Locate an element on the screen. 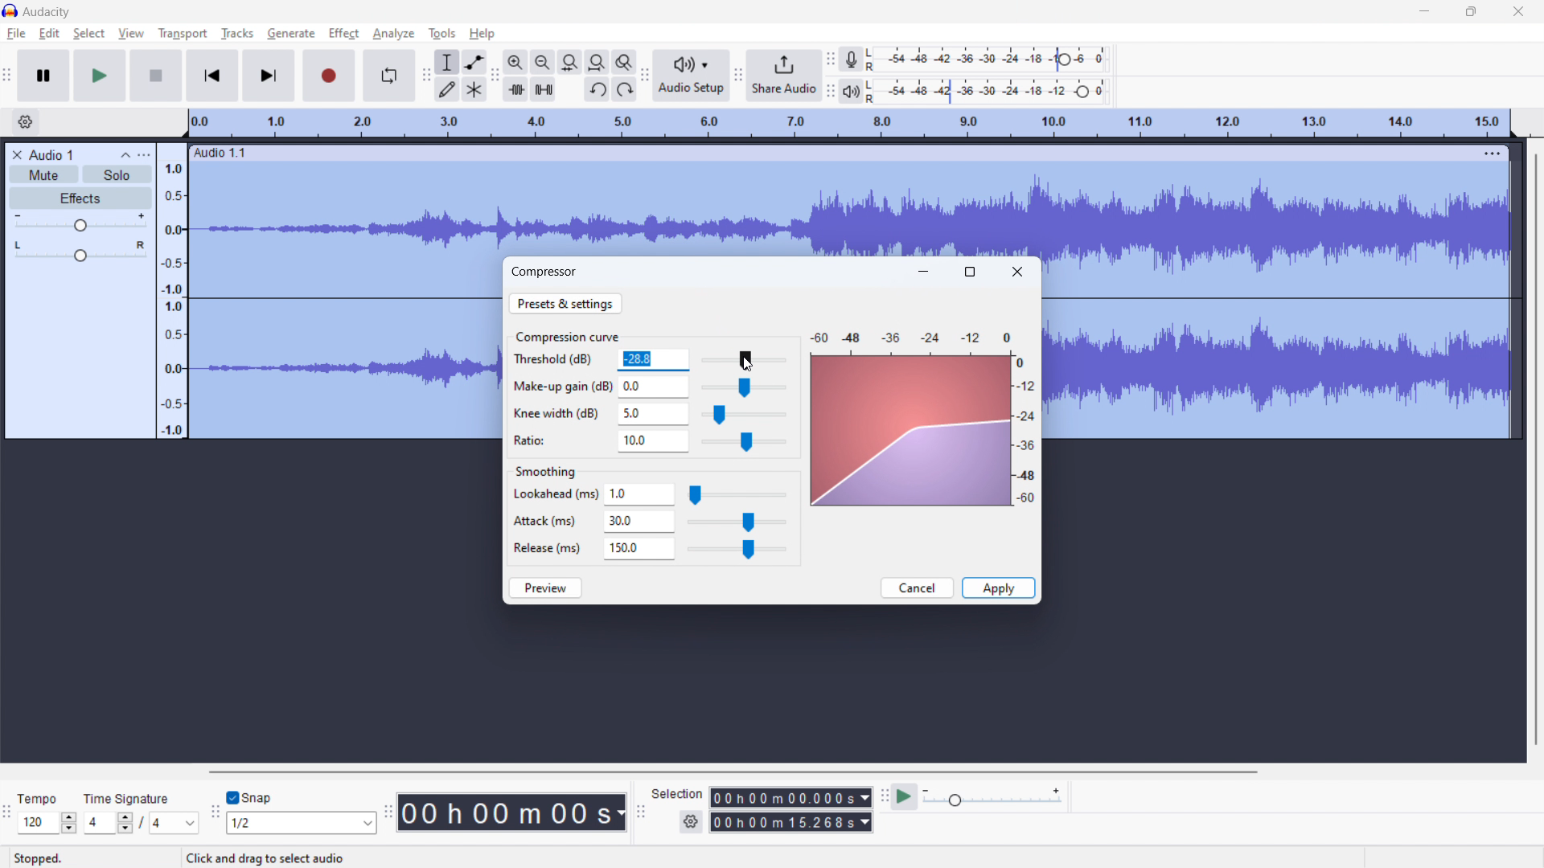 This screenshot has width=1544, height=868. fit project to width is located at coordinates (597, 62).